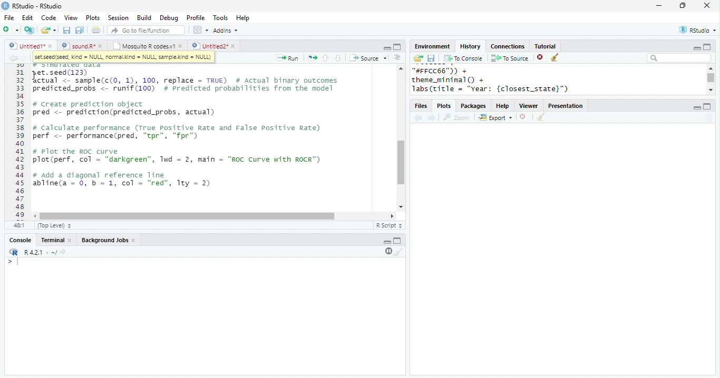 The height and width of the screenshot is (378, 720). I want to click on scroll bar, so click(401, 163).